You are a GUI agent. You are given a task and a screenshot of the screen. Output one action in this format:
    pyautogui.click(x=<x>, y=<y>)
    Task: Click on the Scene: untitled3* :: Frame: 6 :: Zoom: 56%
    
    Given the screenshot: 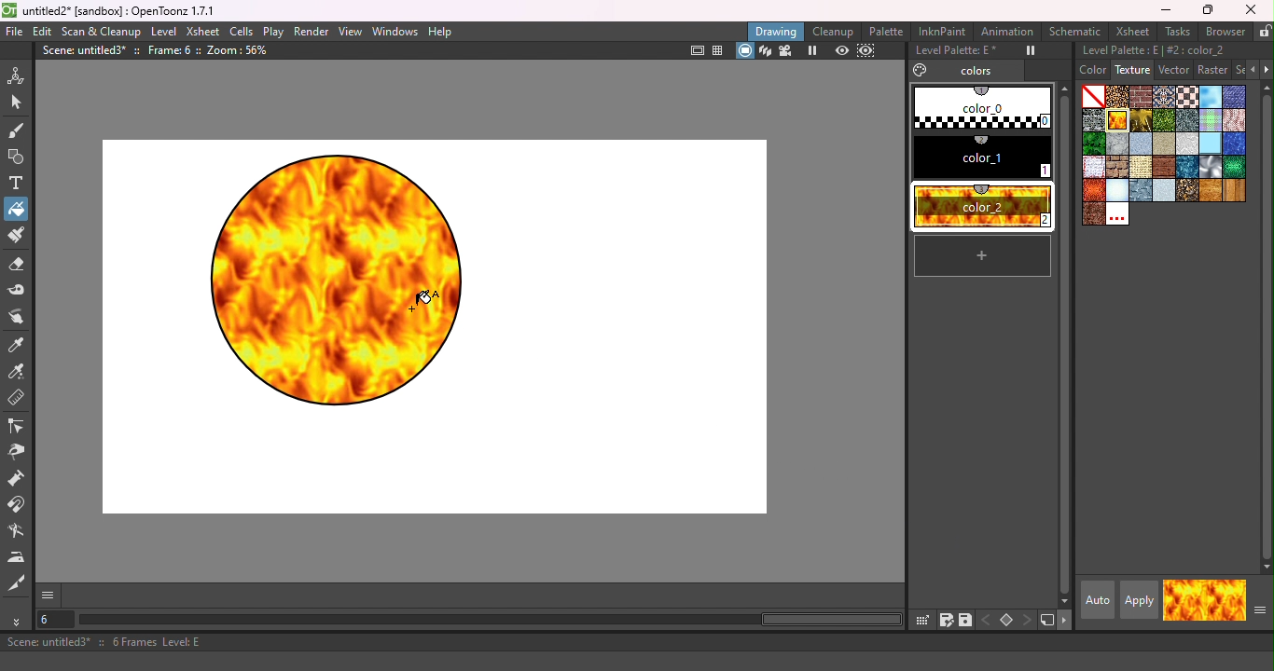 What is the action you would take?
    pyautogui.click(x=157, y=50)
    